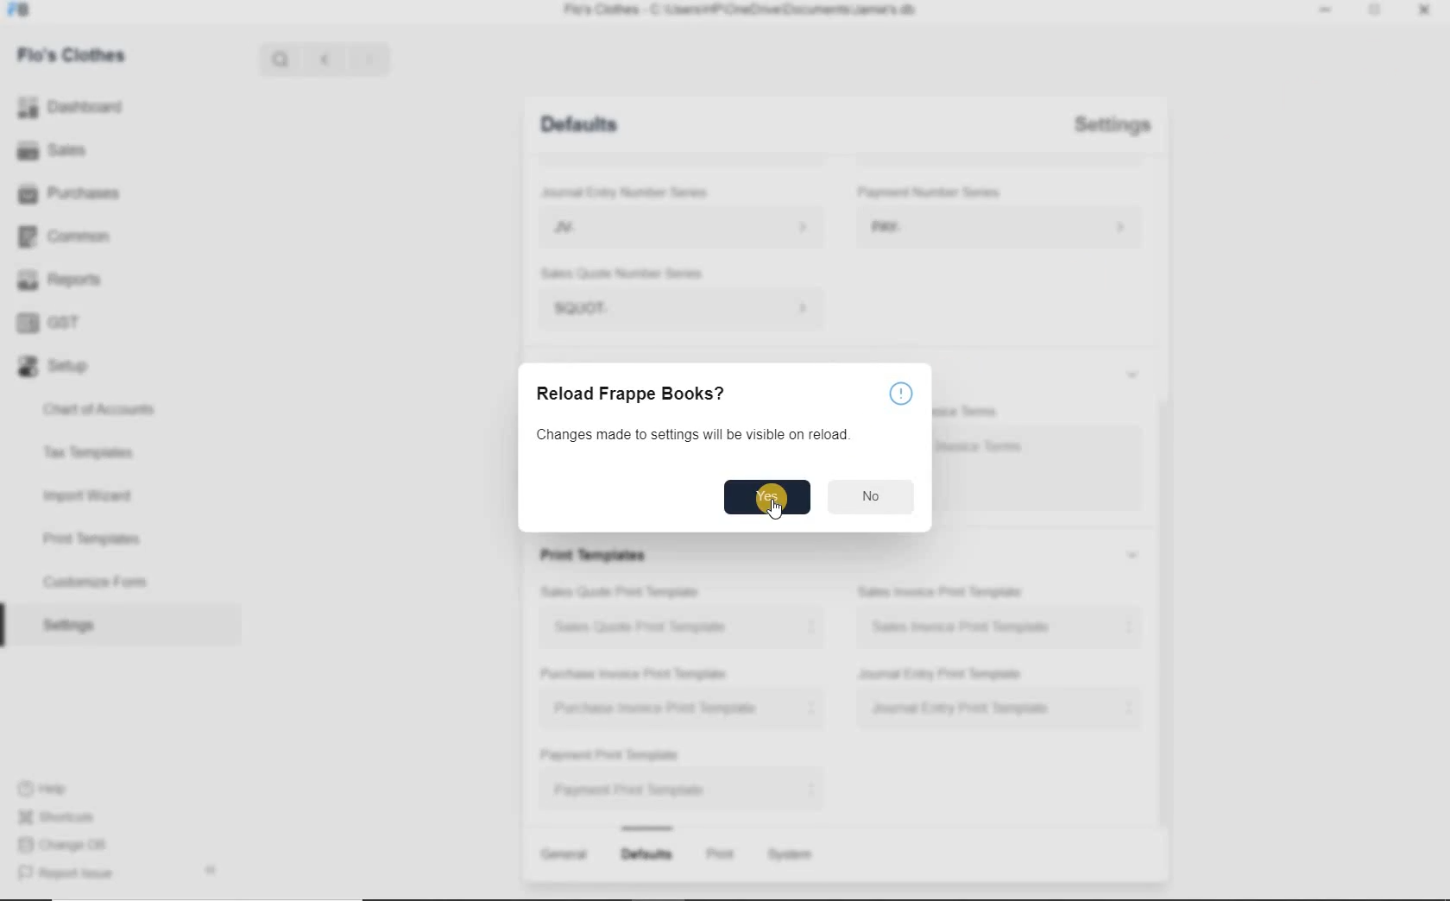 The height and width of the screenshot is (901, 1450). Describe the element at coordinates (1422, 11) in the screenshot. I see `Close` at that location.